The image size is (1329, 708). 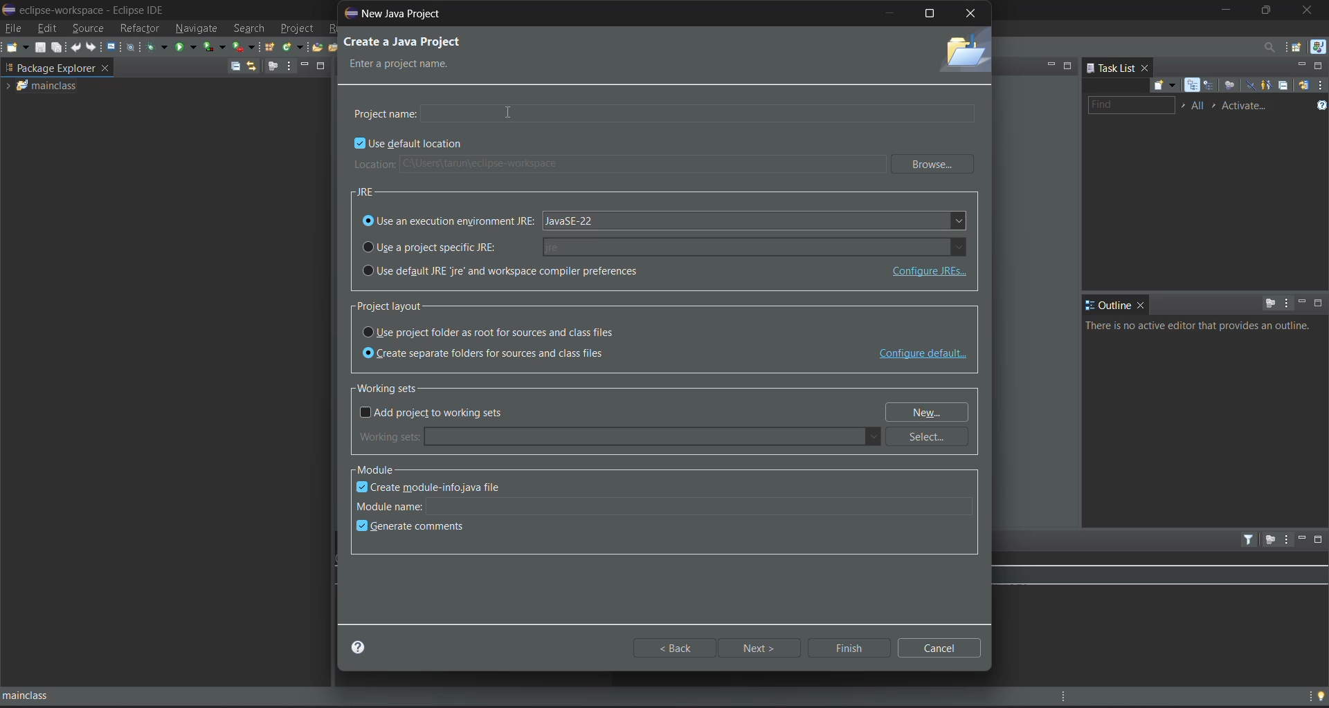 What do you see at coordinates (1270, 303) in the screenshot?
I see `focus on active task` at bounding box center [1270, 303].